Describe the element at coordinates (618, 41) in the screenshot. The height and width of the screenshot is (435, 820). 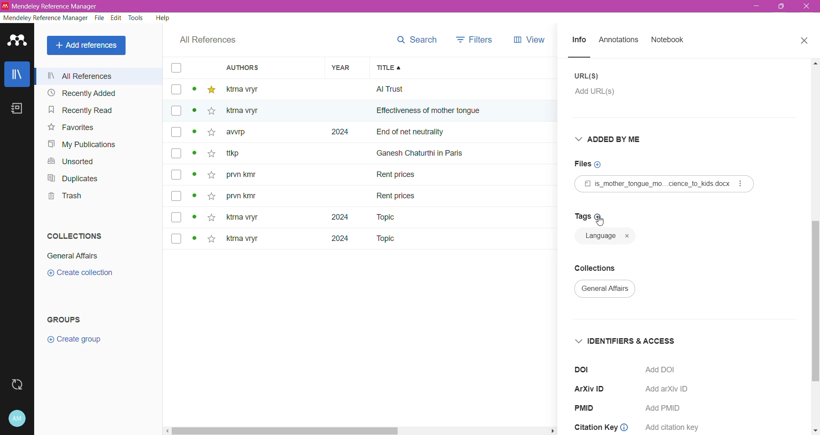
I see `Annotations` at that location.